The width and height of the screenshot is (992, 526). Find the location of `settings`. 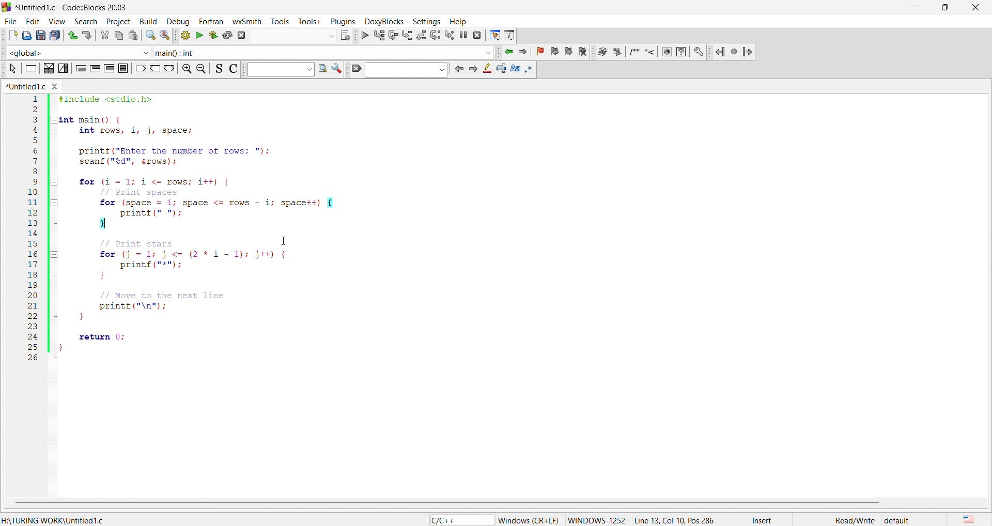

settings is located at coordinates (424, 20).